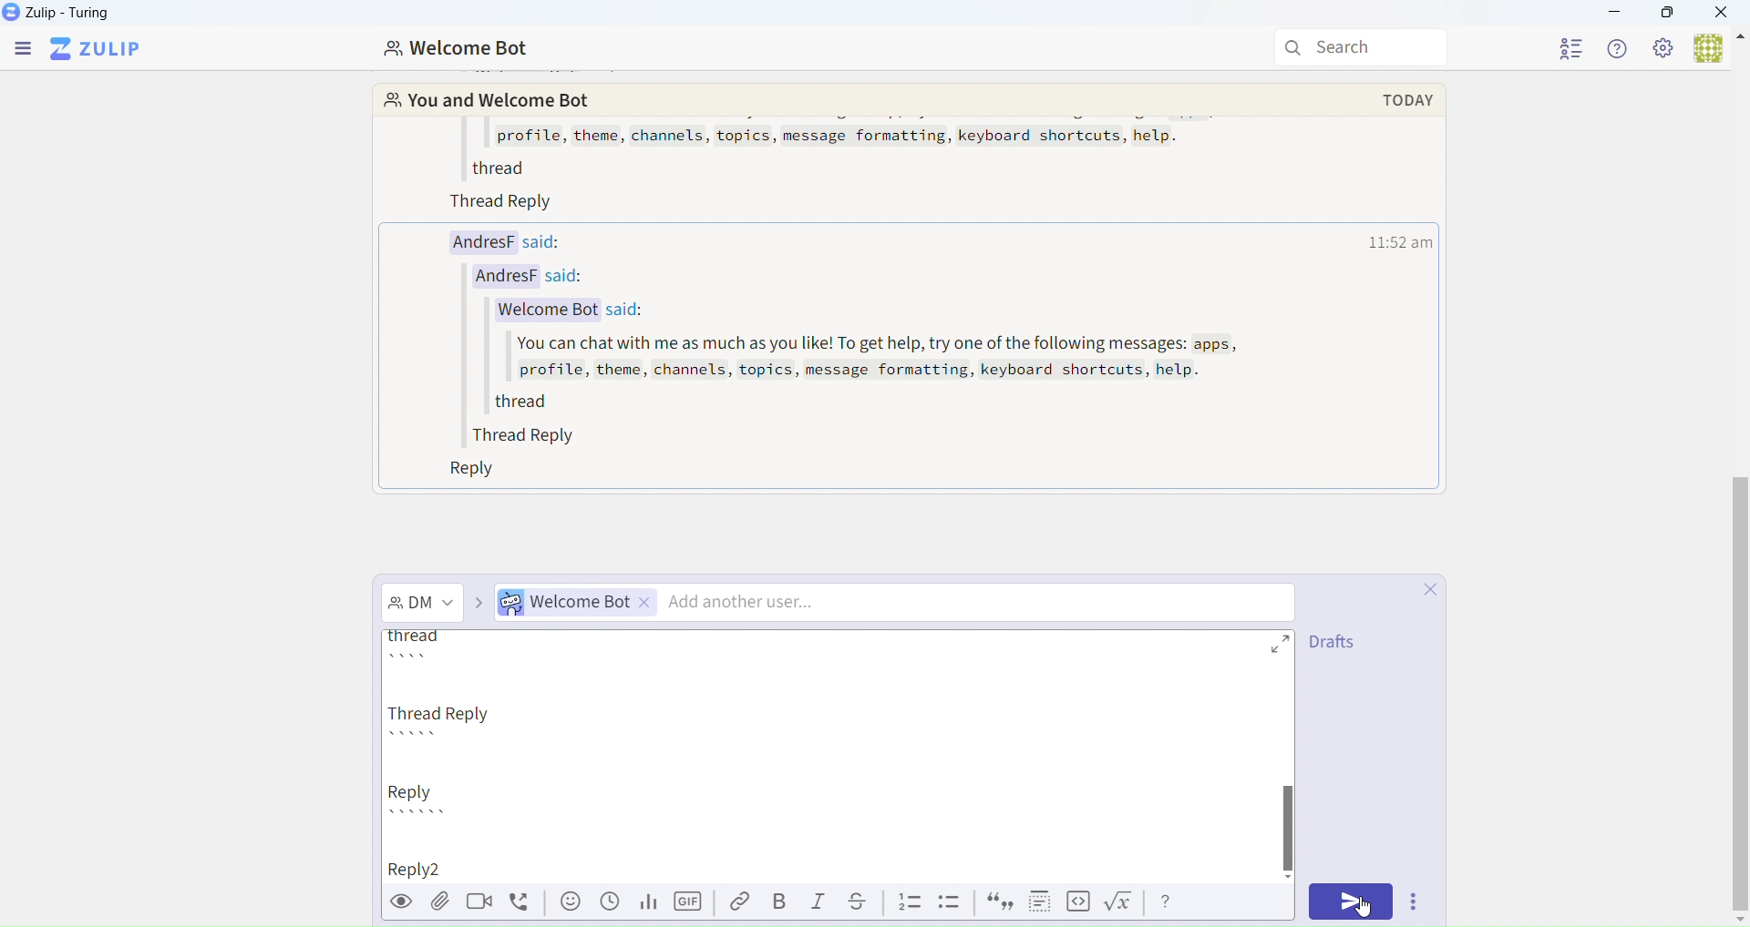 The width and height of the screenshot is (1750, 927). I want to click on Italic, so click(820, 902).